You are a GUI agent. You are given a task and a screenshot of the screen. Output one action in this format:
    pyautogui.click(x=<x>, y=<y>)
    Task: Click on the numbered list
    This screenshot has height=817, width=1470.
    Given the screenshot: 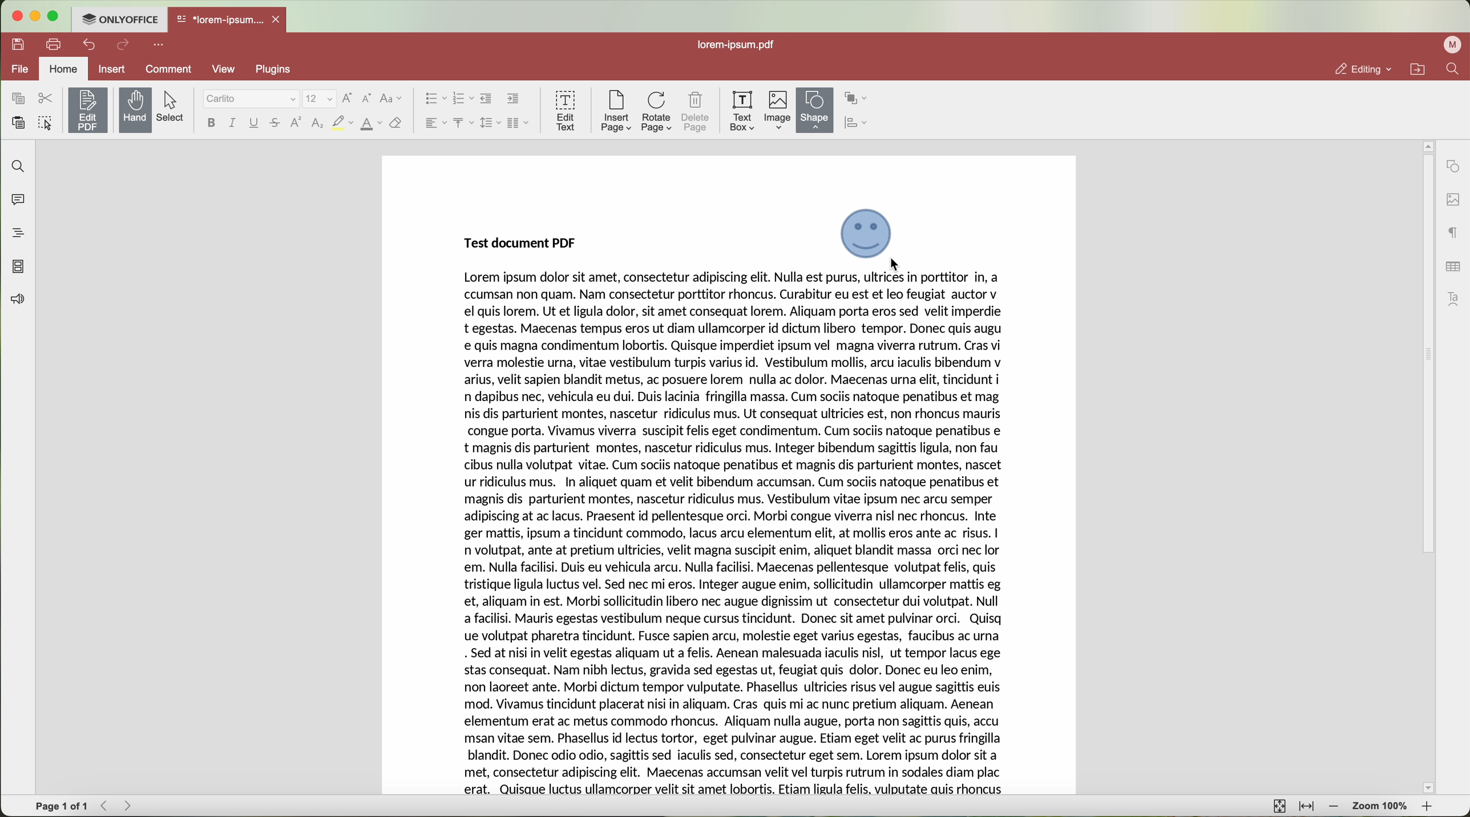 What is the action you would take?
    pyautogui.click(x=463, y=99)
    